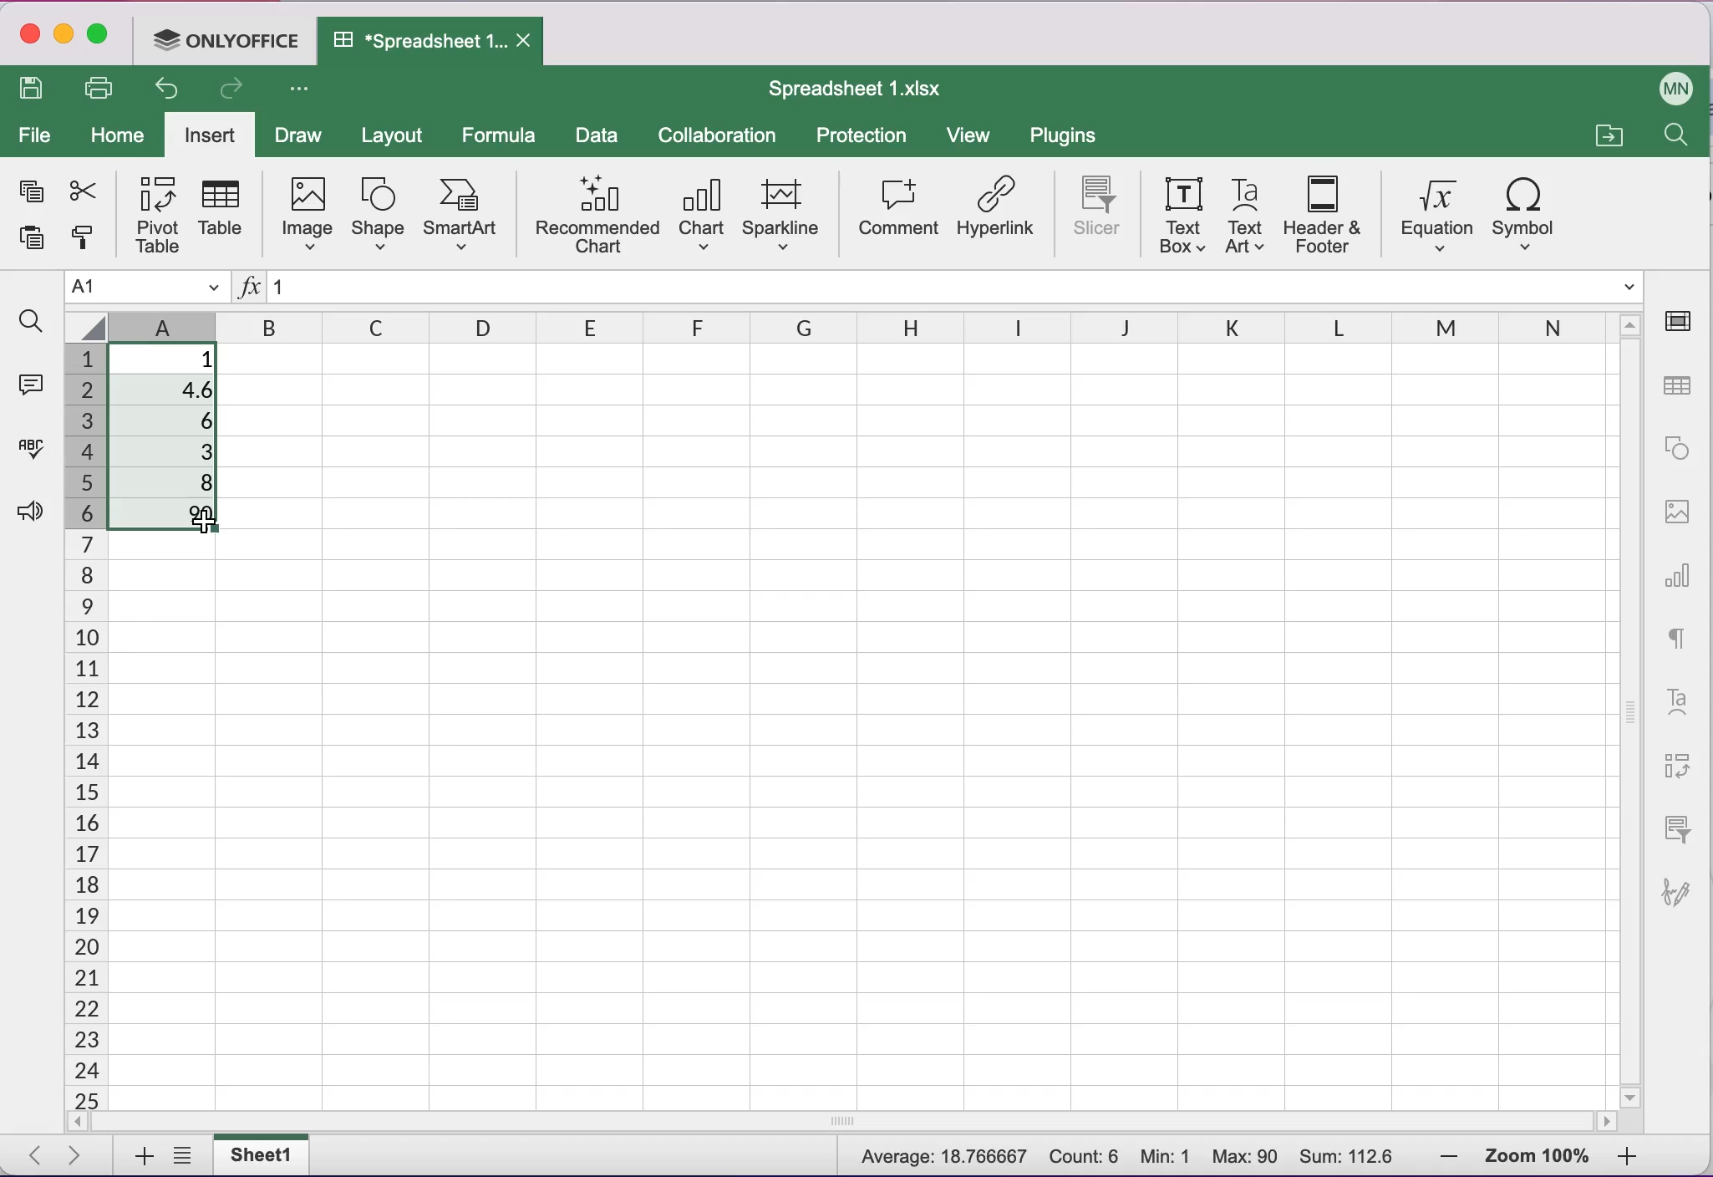 The width and height of the screenshot is (1713, 1177). Describe the element at coordinates (120, 135) in the screenshot. I see `home` at that location.